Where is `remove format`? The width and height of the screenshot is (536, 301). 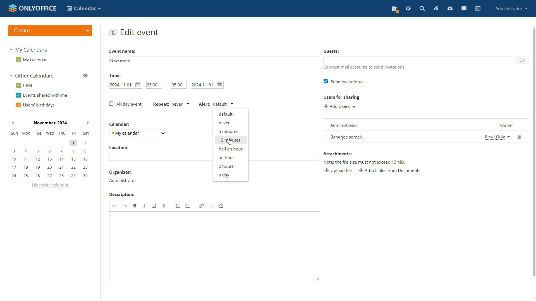 remove format is located at coordinates (221, 206).